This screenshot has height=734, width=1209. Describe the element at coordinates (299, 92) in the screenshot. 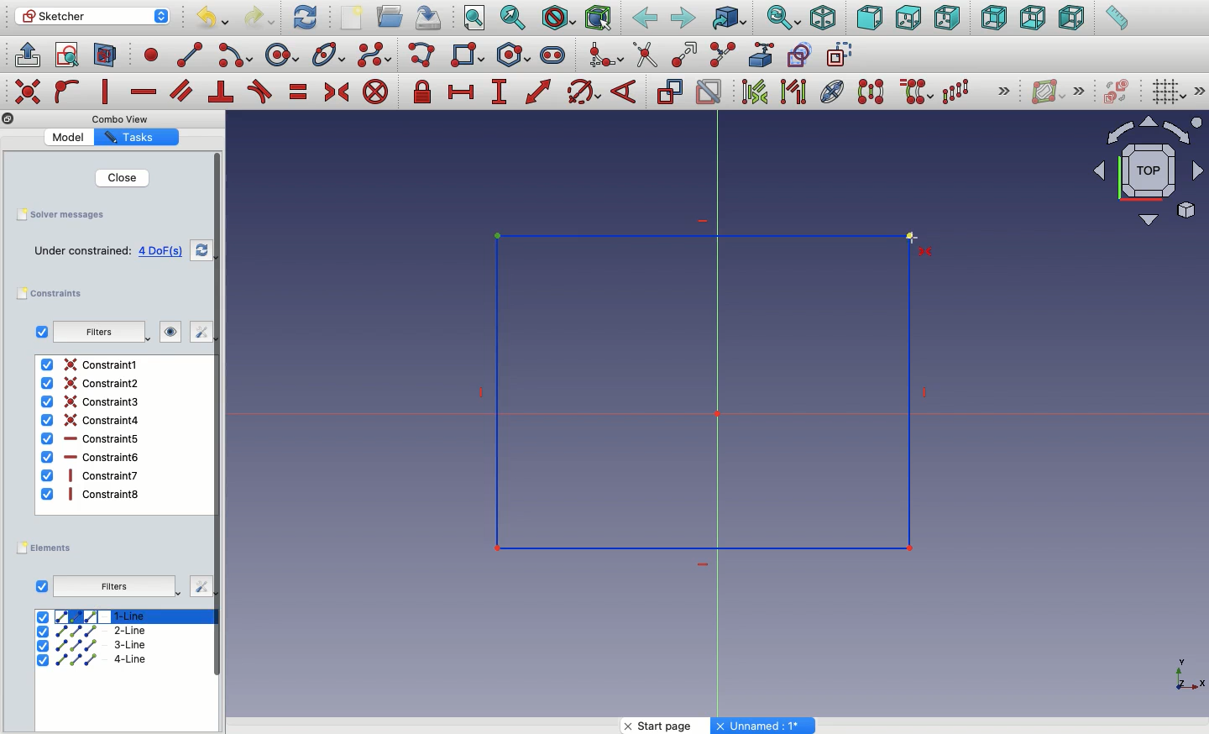

I see `constrain equal` at that location.